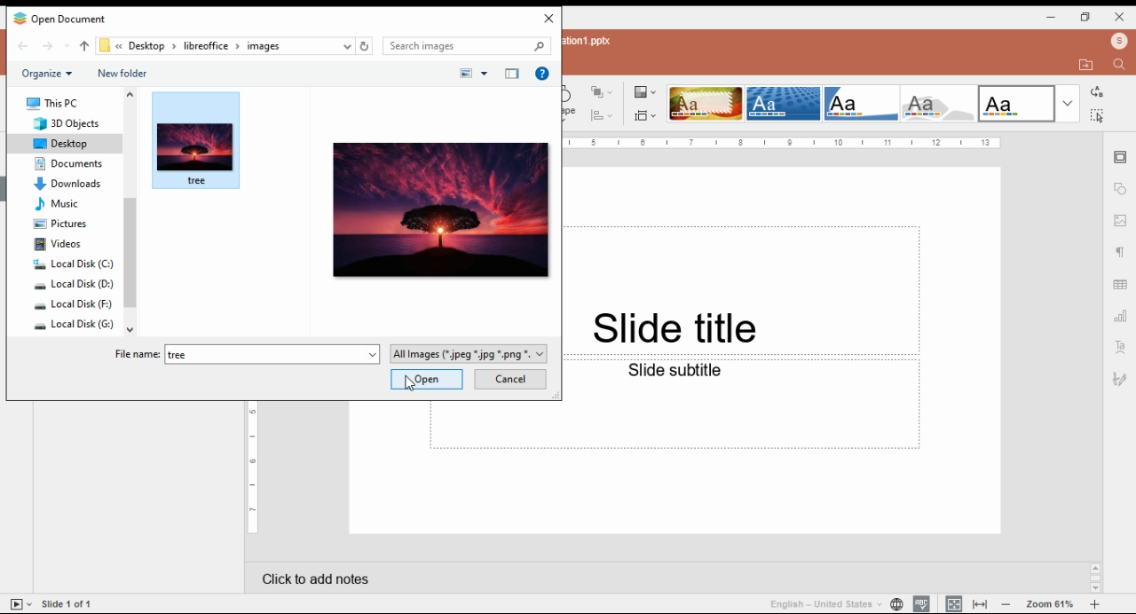 The image size is (1136, 614). What do you see at coordinates (20, 604) in the screenshot?
I see `start slideshow` at bounding box center [20, 604].